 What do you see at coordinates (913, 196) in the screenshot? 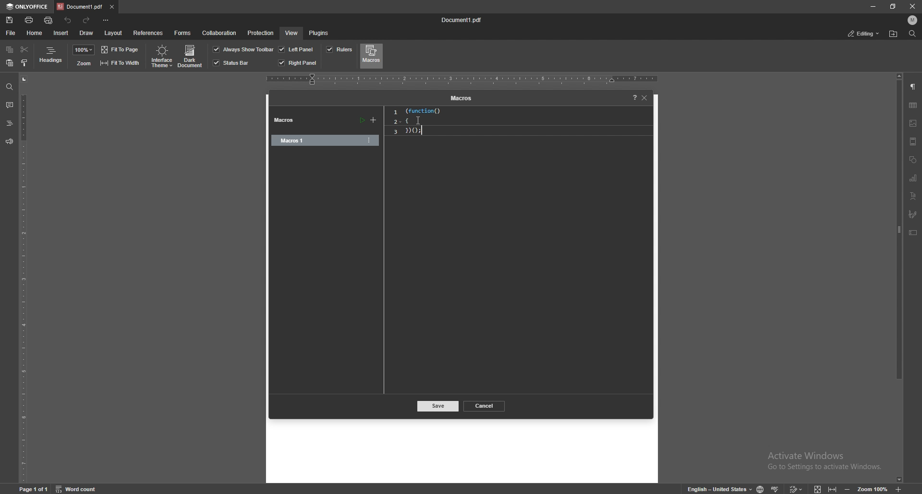
I see `text art` at bounding box center [913, 196].